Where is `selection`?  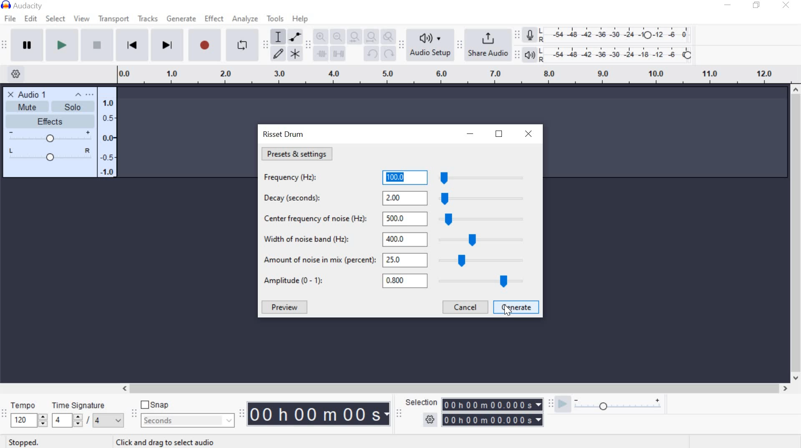
selection is located at coordinates (421, 402).